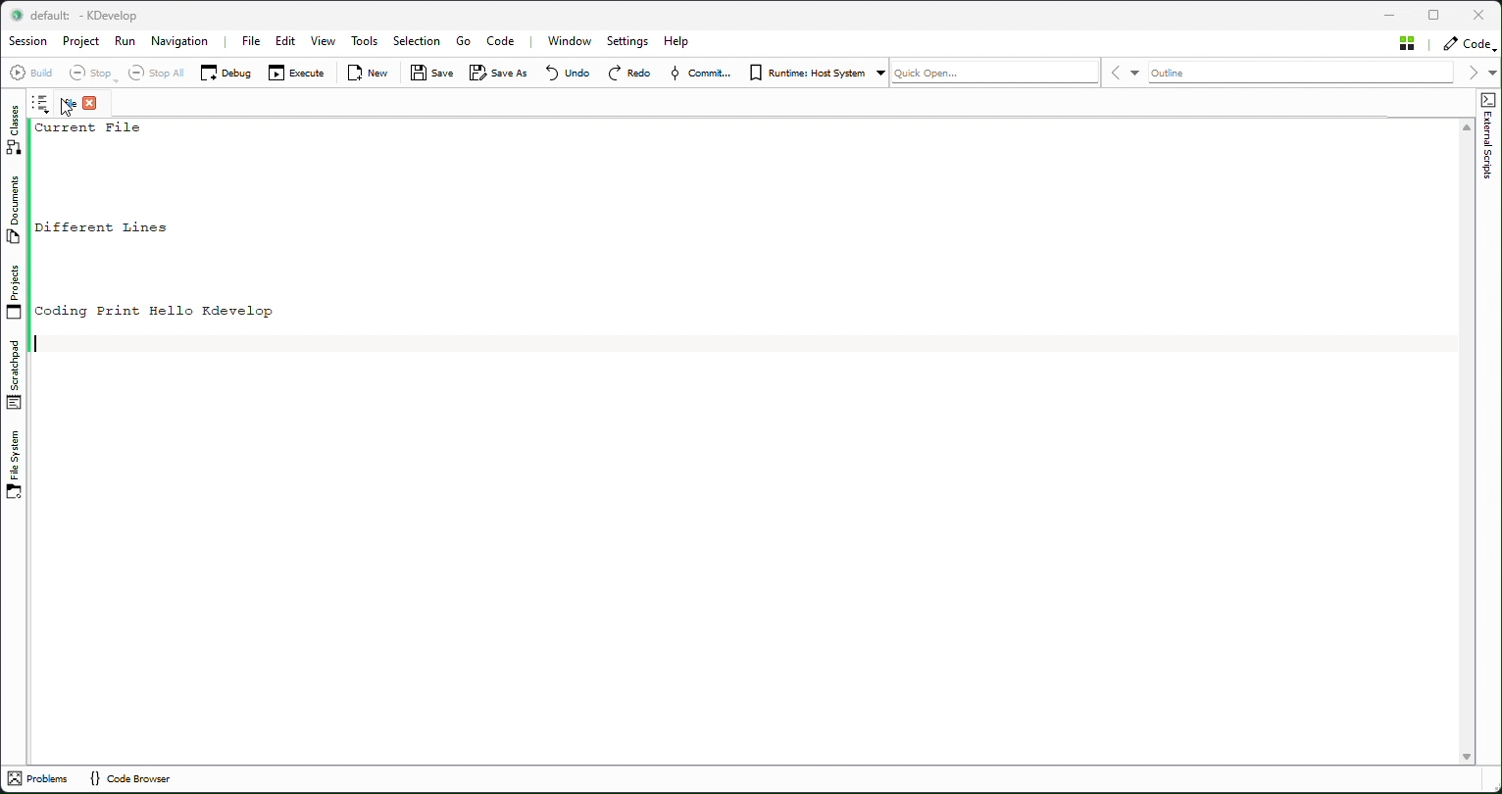 This screenshot has height=794, width=1502. What do you see at coordinates (178, 42) in the screenshot?
I see `Navigation` at bounding box center [178, 42].